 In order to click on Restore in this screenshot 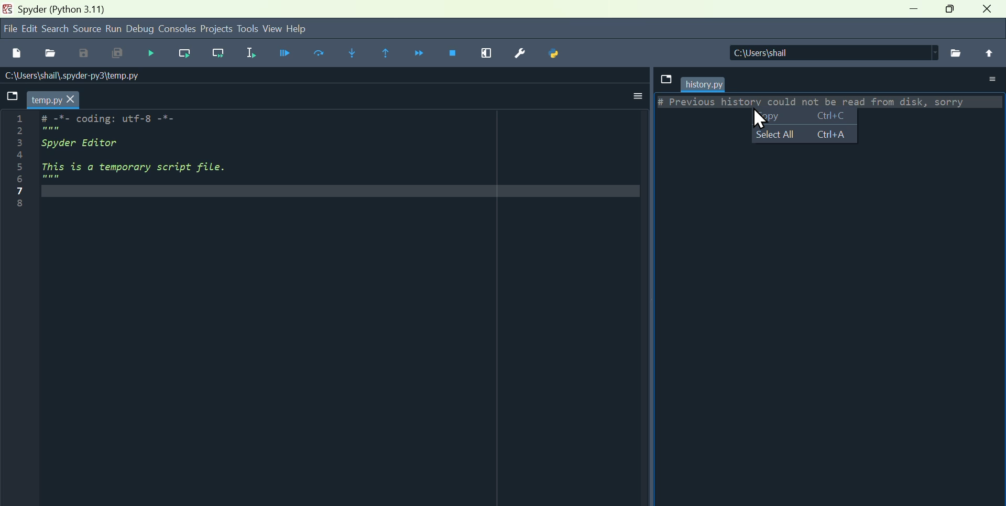, I will do `click(949, 8)`.